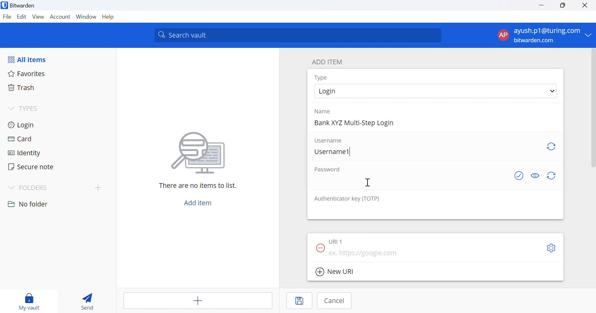 The height and width of the screenshot is (313, 596). Describe the element at coordinates (21, 17) in the screenshot. I see `Edit` at that location.